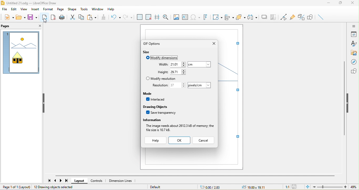  I want to click on pixels/cm, so click(198, 85).